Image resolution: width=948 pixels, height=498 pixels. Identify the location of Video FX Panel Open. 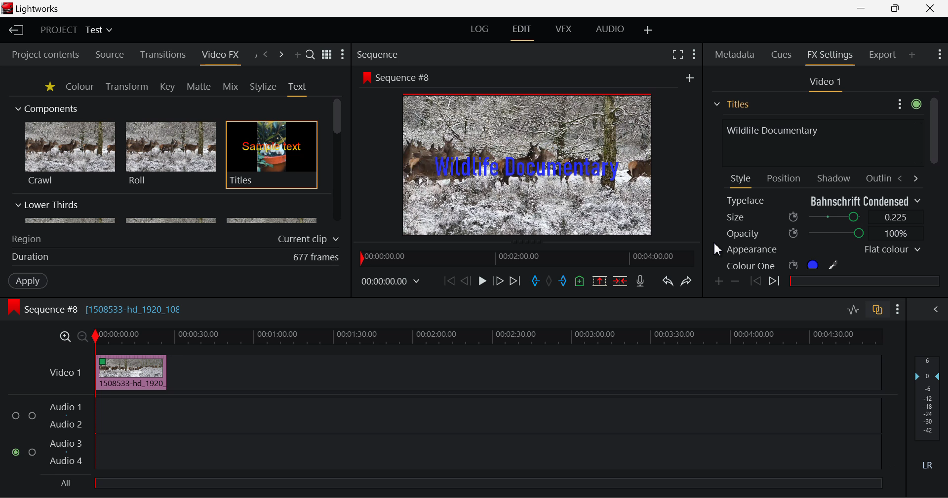
(220, 56).